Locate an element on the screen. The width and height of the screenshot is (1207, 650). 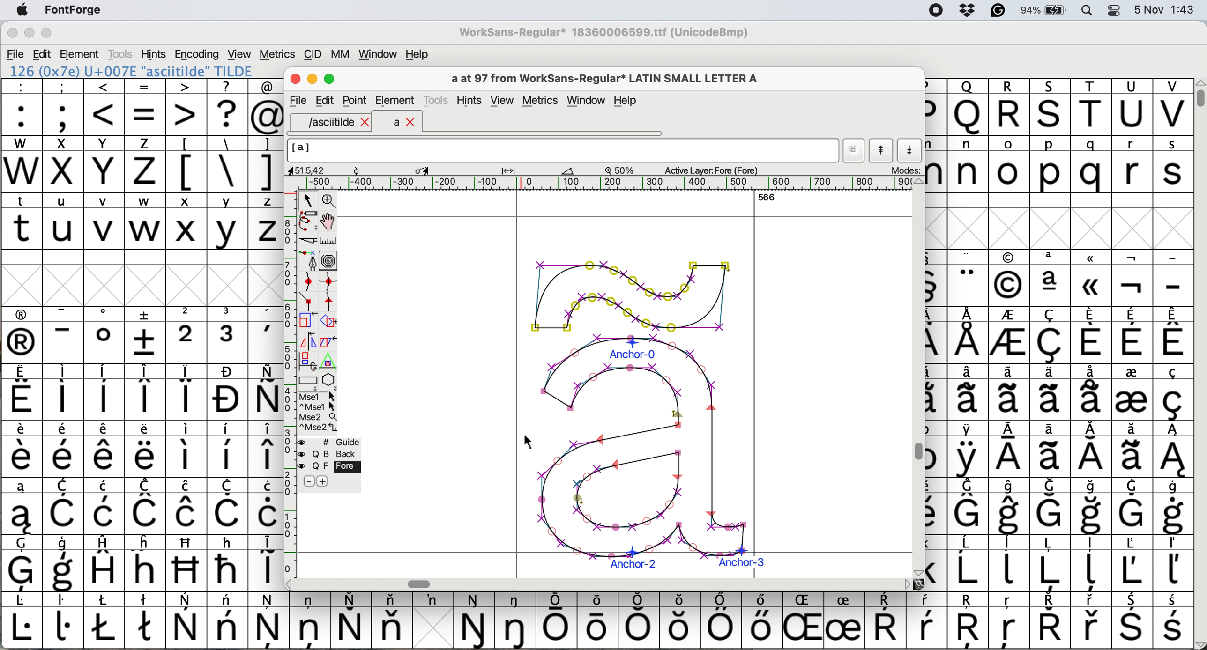
symbol is located at coordinates (265, 392).